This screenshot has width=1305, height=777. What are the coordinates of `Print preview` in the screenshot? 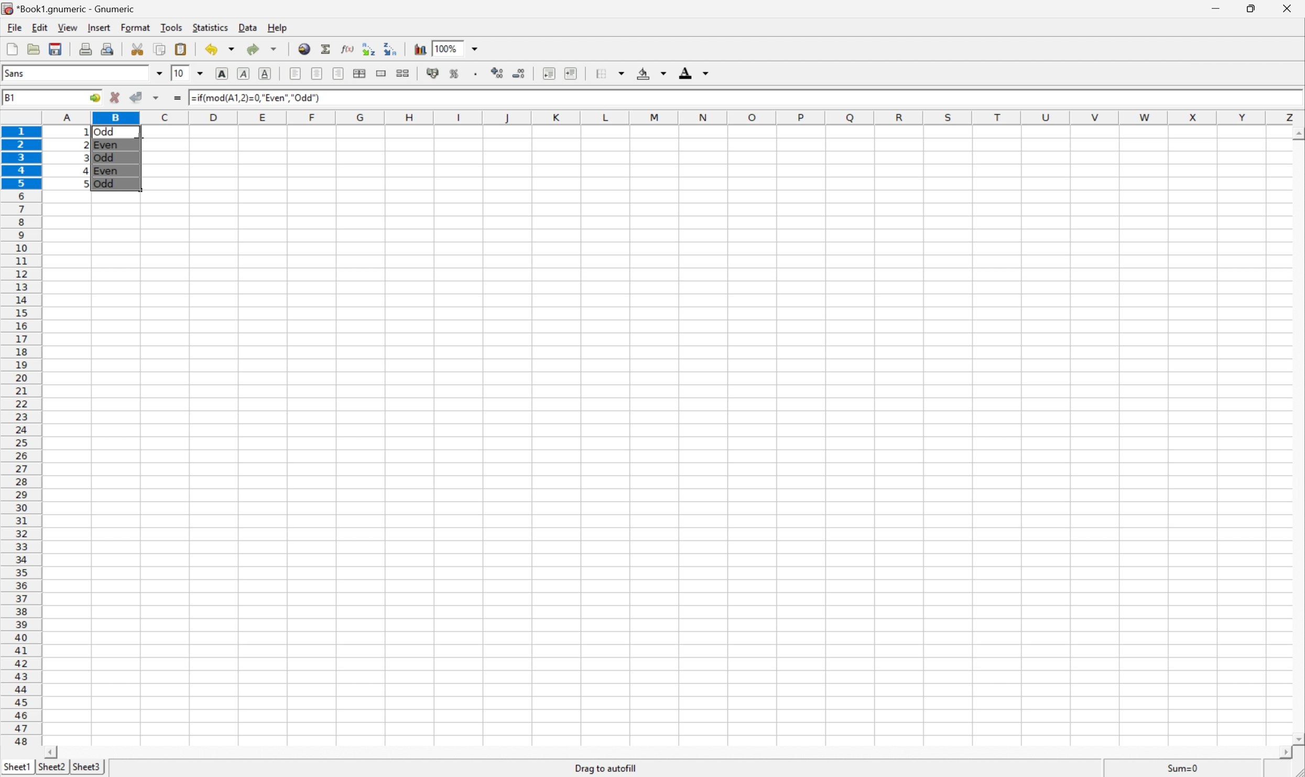 It's located at (107, 48).